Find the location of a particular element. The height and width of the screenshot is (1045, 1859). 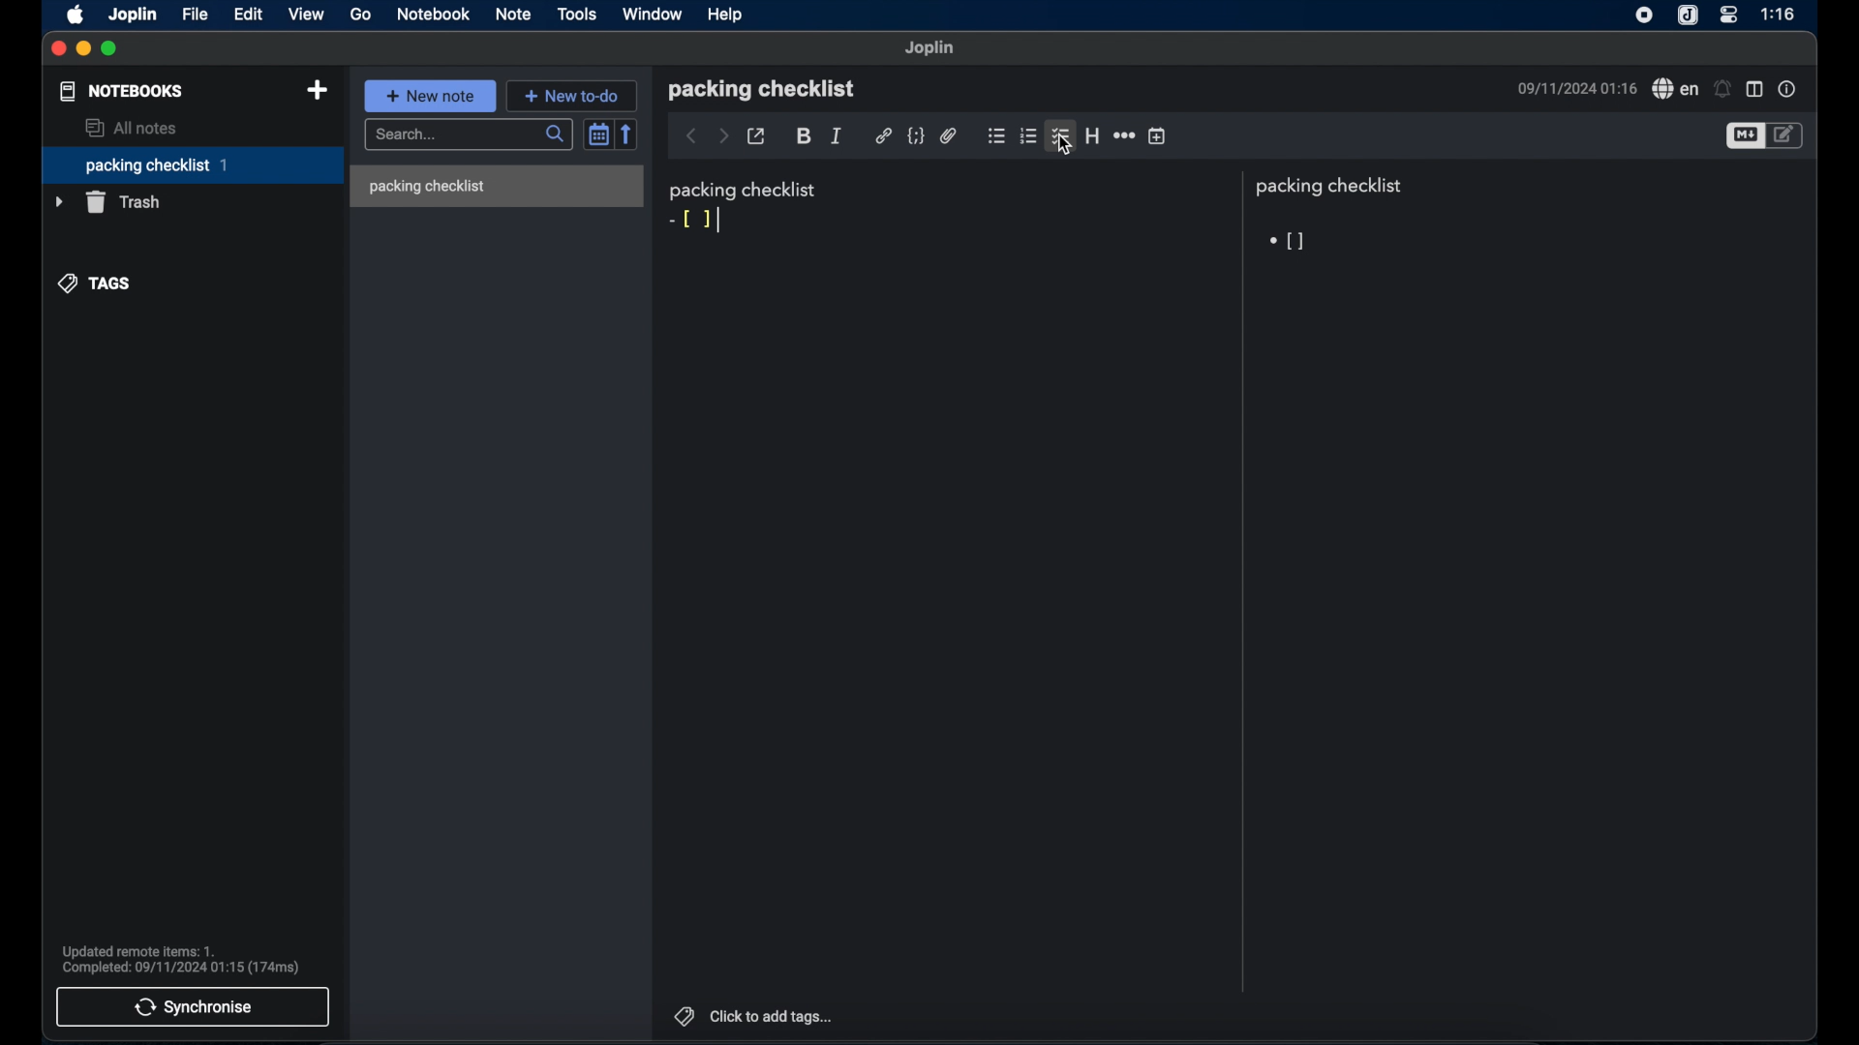

minimize is located at coordinates (83, 49).